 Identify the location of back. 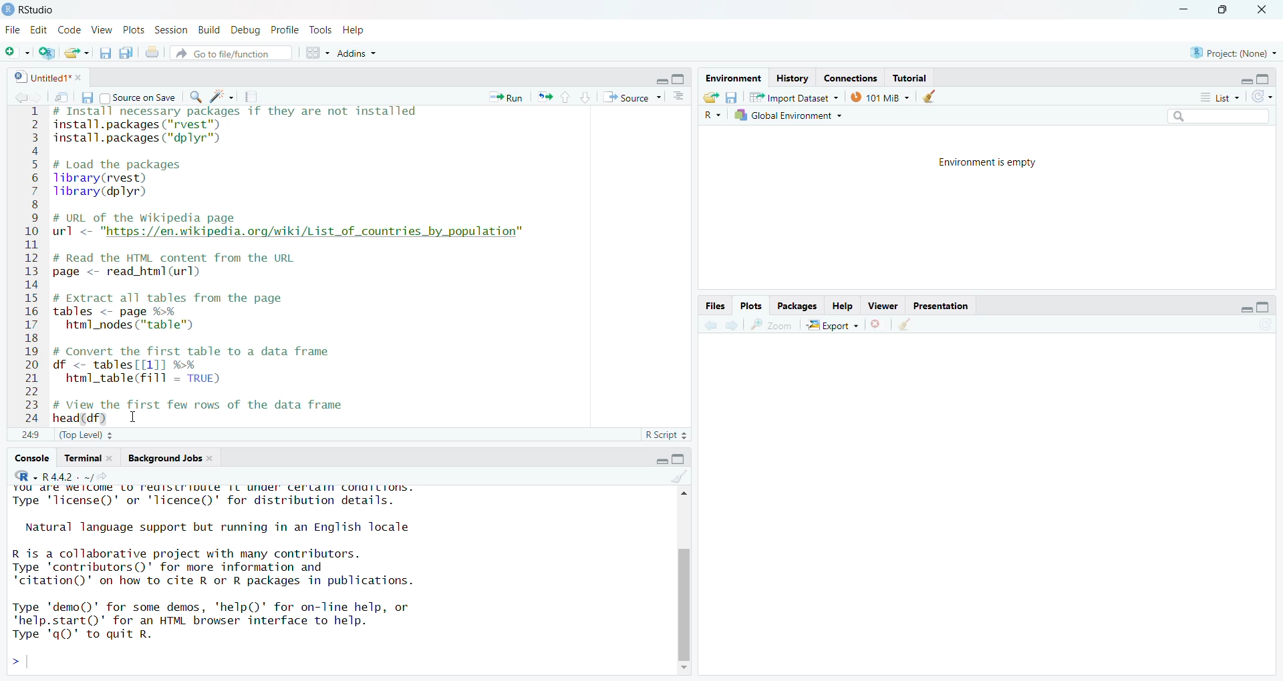
(22, 97).